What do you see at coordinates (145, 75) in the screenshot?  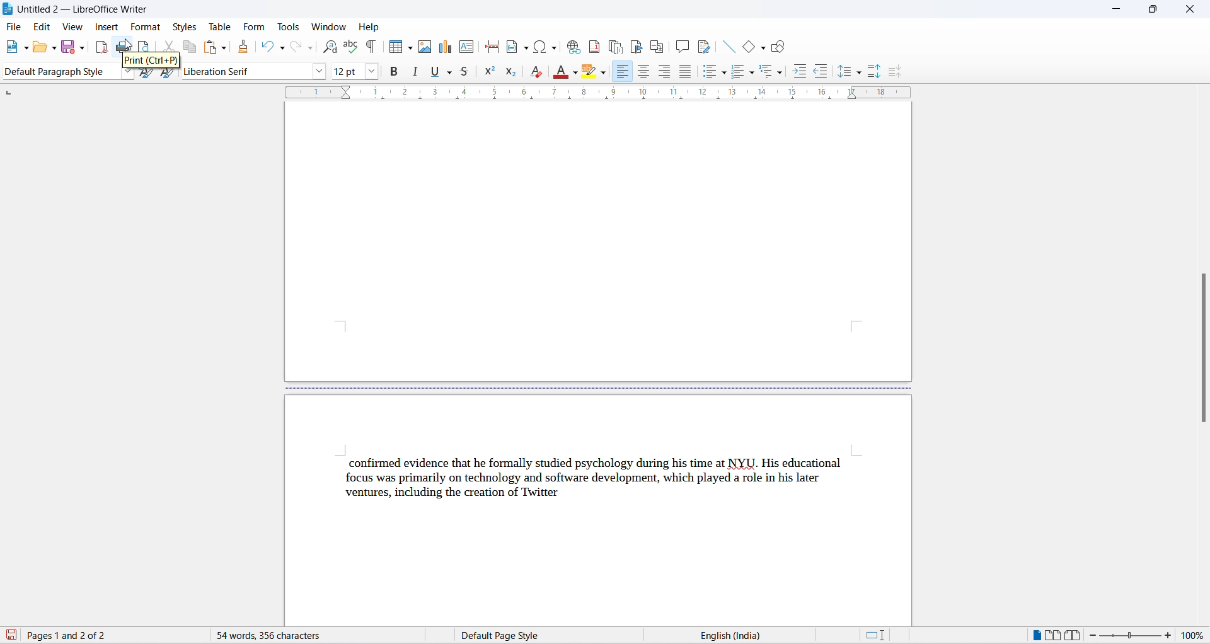 I see `update selected style` at bounding box center [145, 75].